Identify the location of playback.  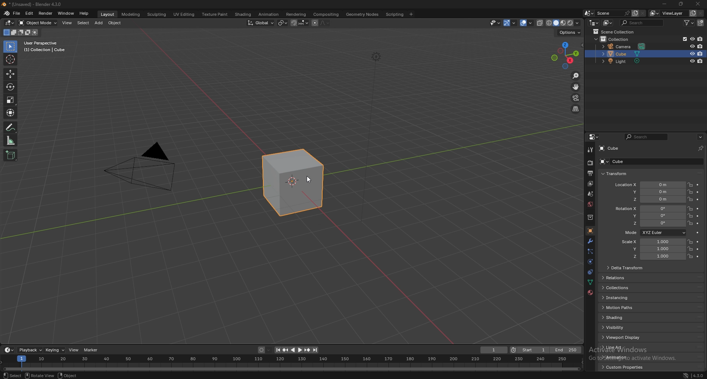
(30, 350).